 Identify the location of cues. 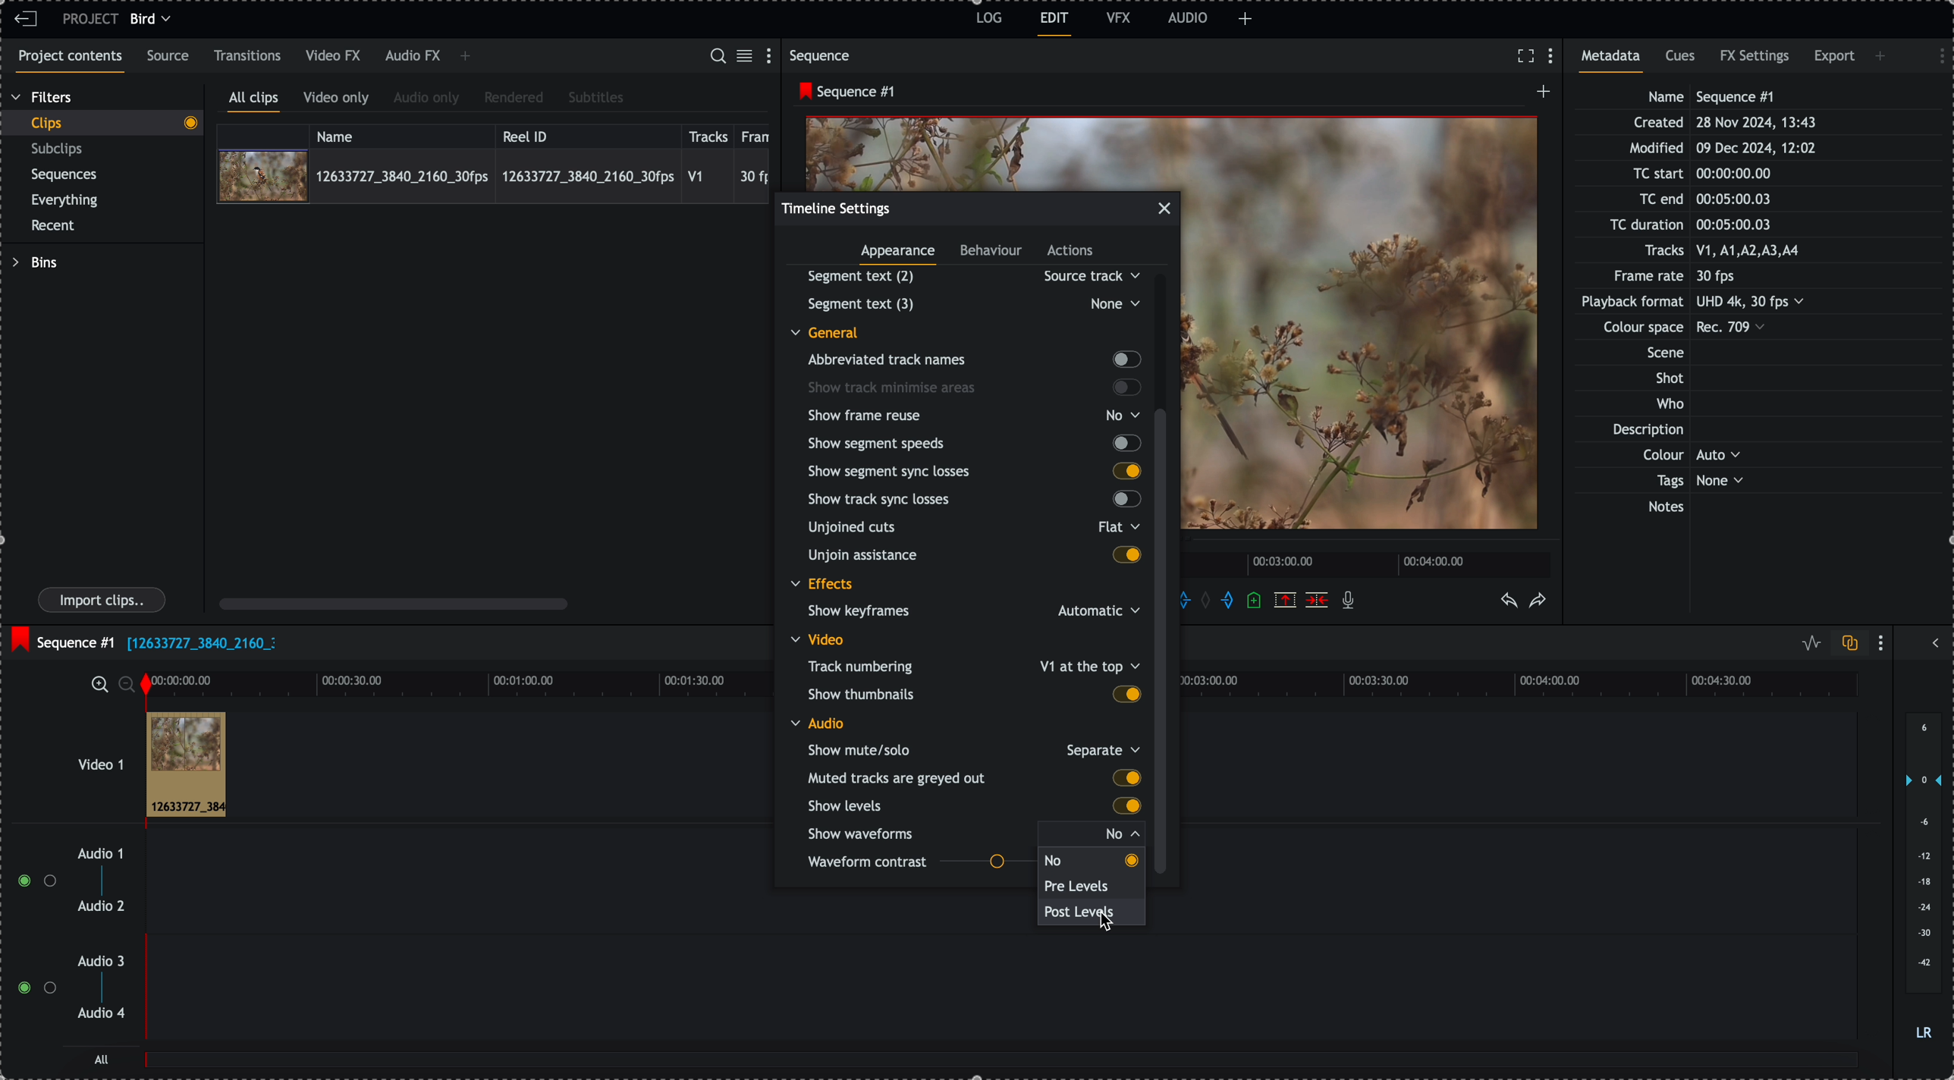
(1682, 61).